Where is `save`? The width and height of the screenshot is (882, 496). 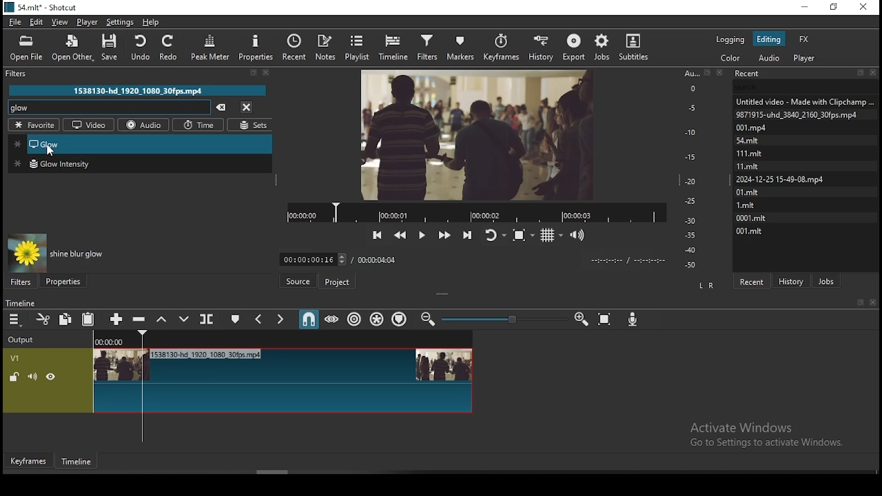
save is located at coordinates (114, 50).